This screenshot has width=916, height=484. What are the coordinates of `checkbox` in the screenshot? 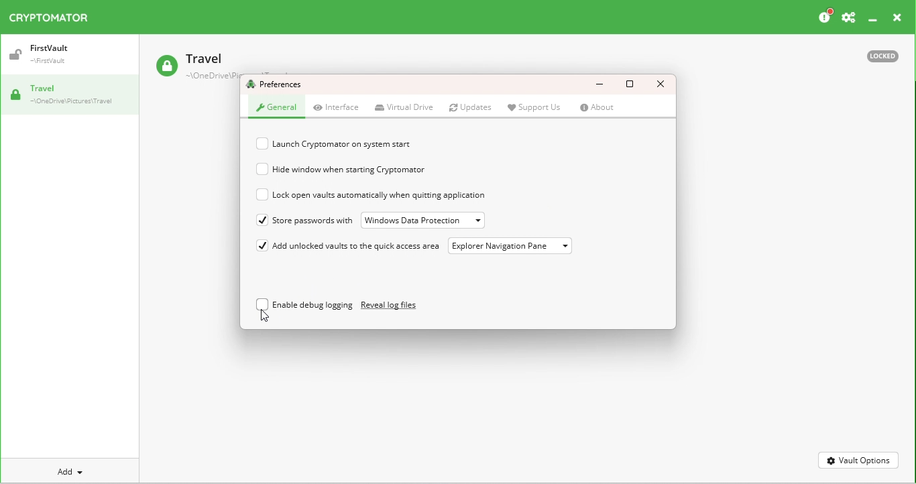 It's located at (263, 223).